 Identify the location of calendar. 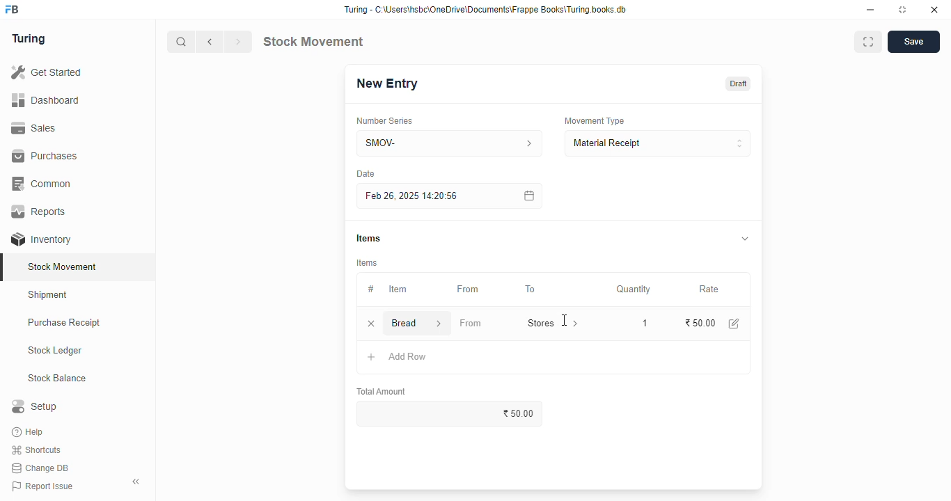
(528, 196).